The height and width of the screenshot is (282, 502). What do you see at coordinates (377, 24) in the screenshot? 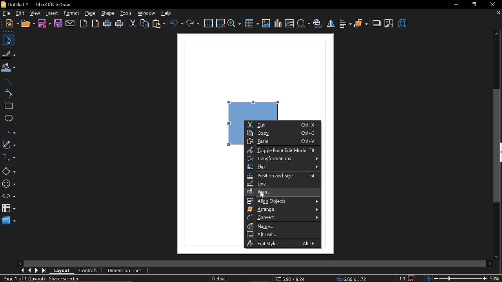
I see `shadow` at bounding box center [377, 24].